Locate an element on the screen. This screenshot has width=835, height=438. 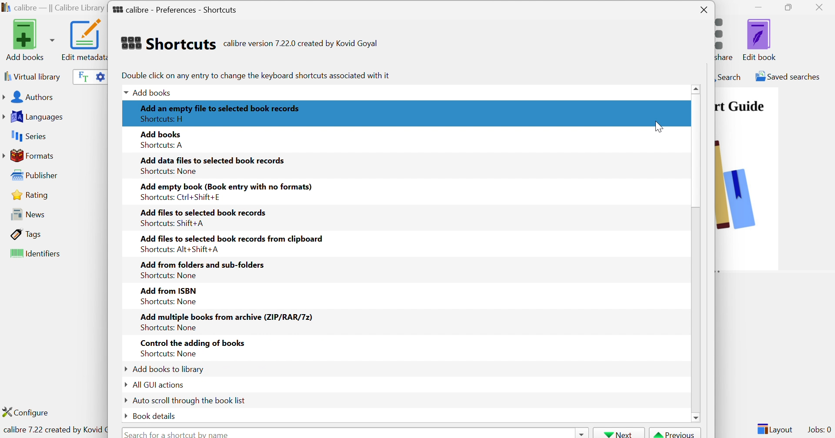
calibre version 7.22.0 created by Kovid Goyal is located at coordinates (301, 44).